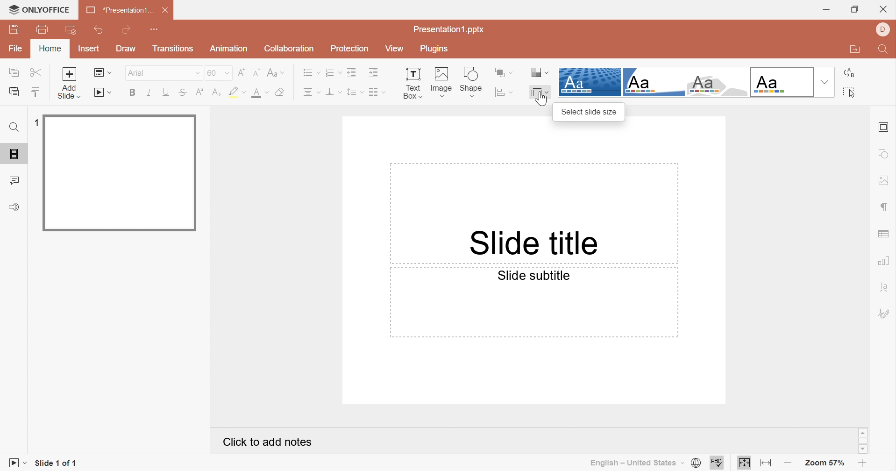 This screenshot has height=471, width=896. What do you see at coordinates (332, 72) in the screenshot?
I see `Numbering` at bounding box center [332, 72].